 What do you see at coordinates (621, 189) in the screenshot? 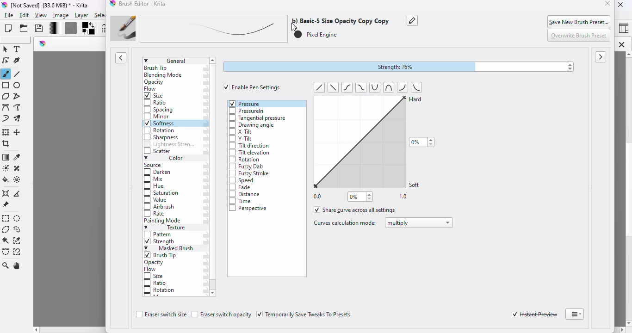
I see `vertical scroll bar` at bounding box center [621, 189].